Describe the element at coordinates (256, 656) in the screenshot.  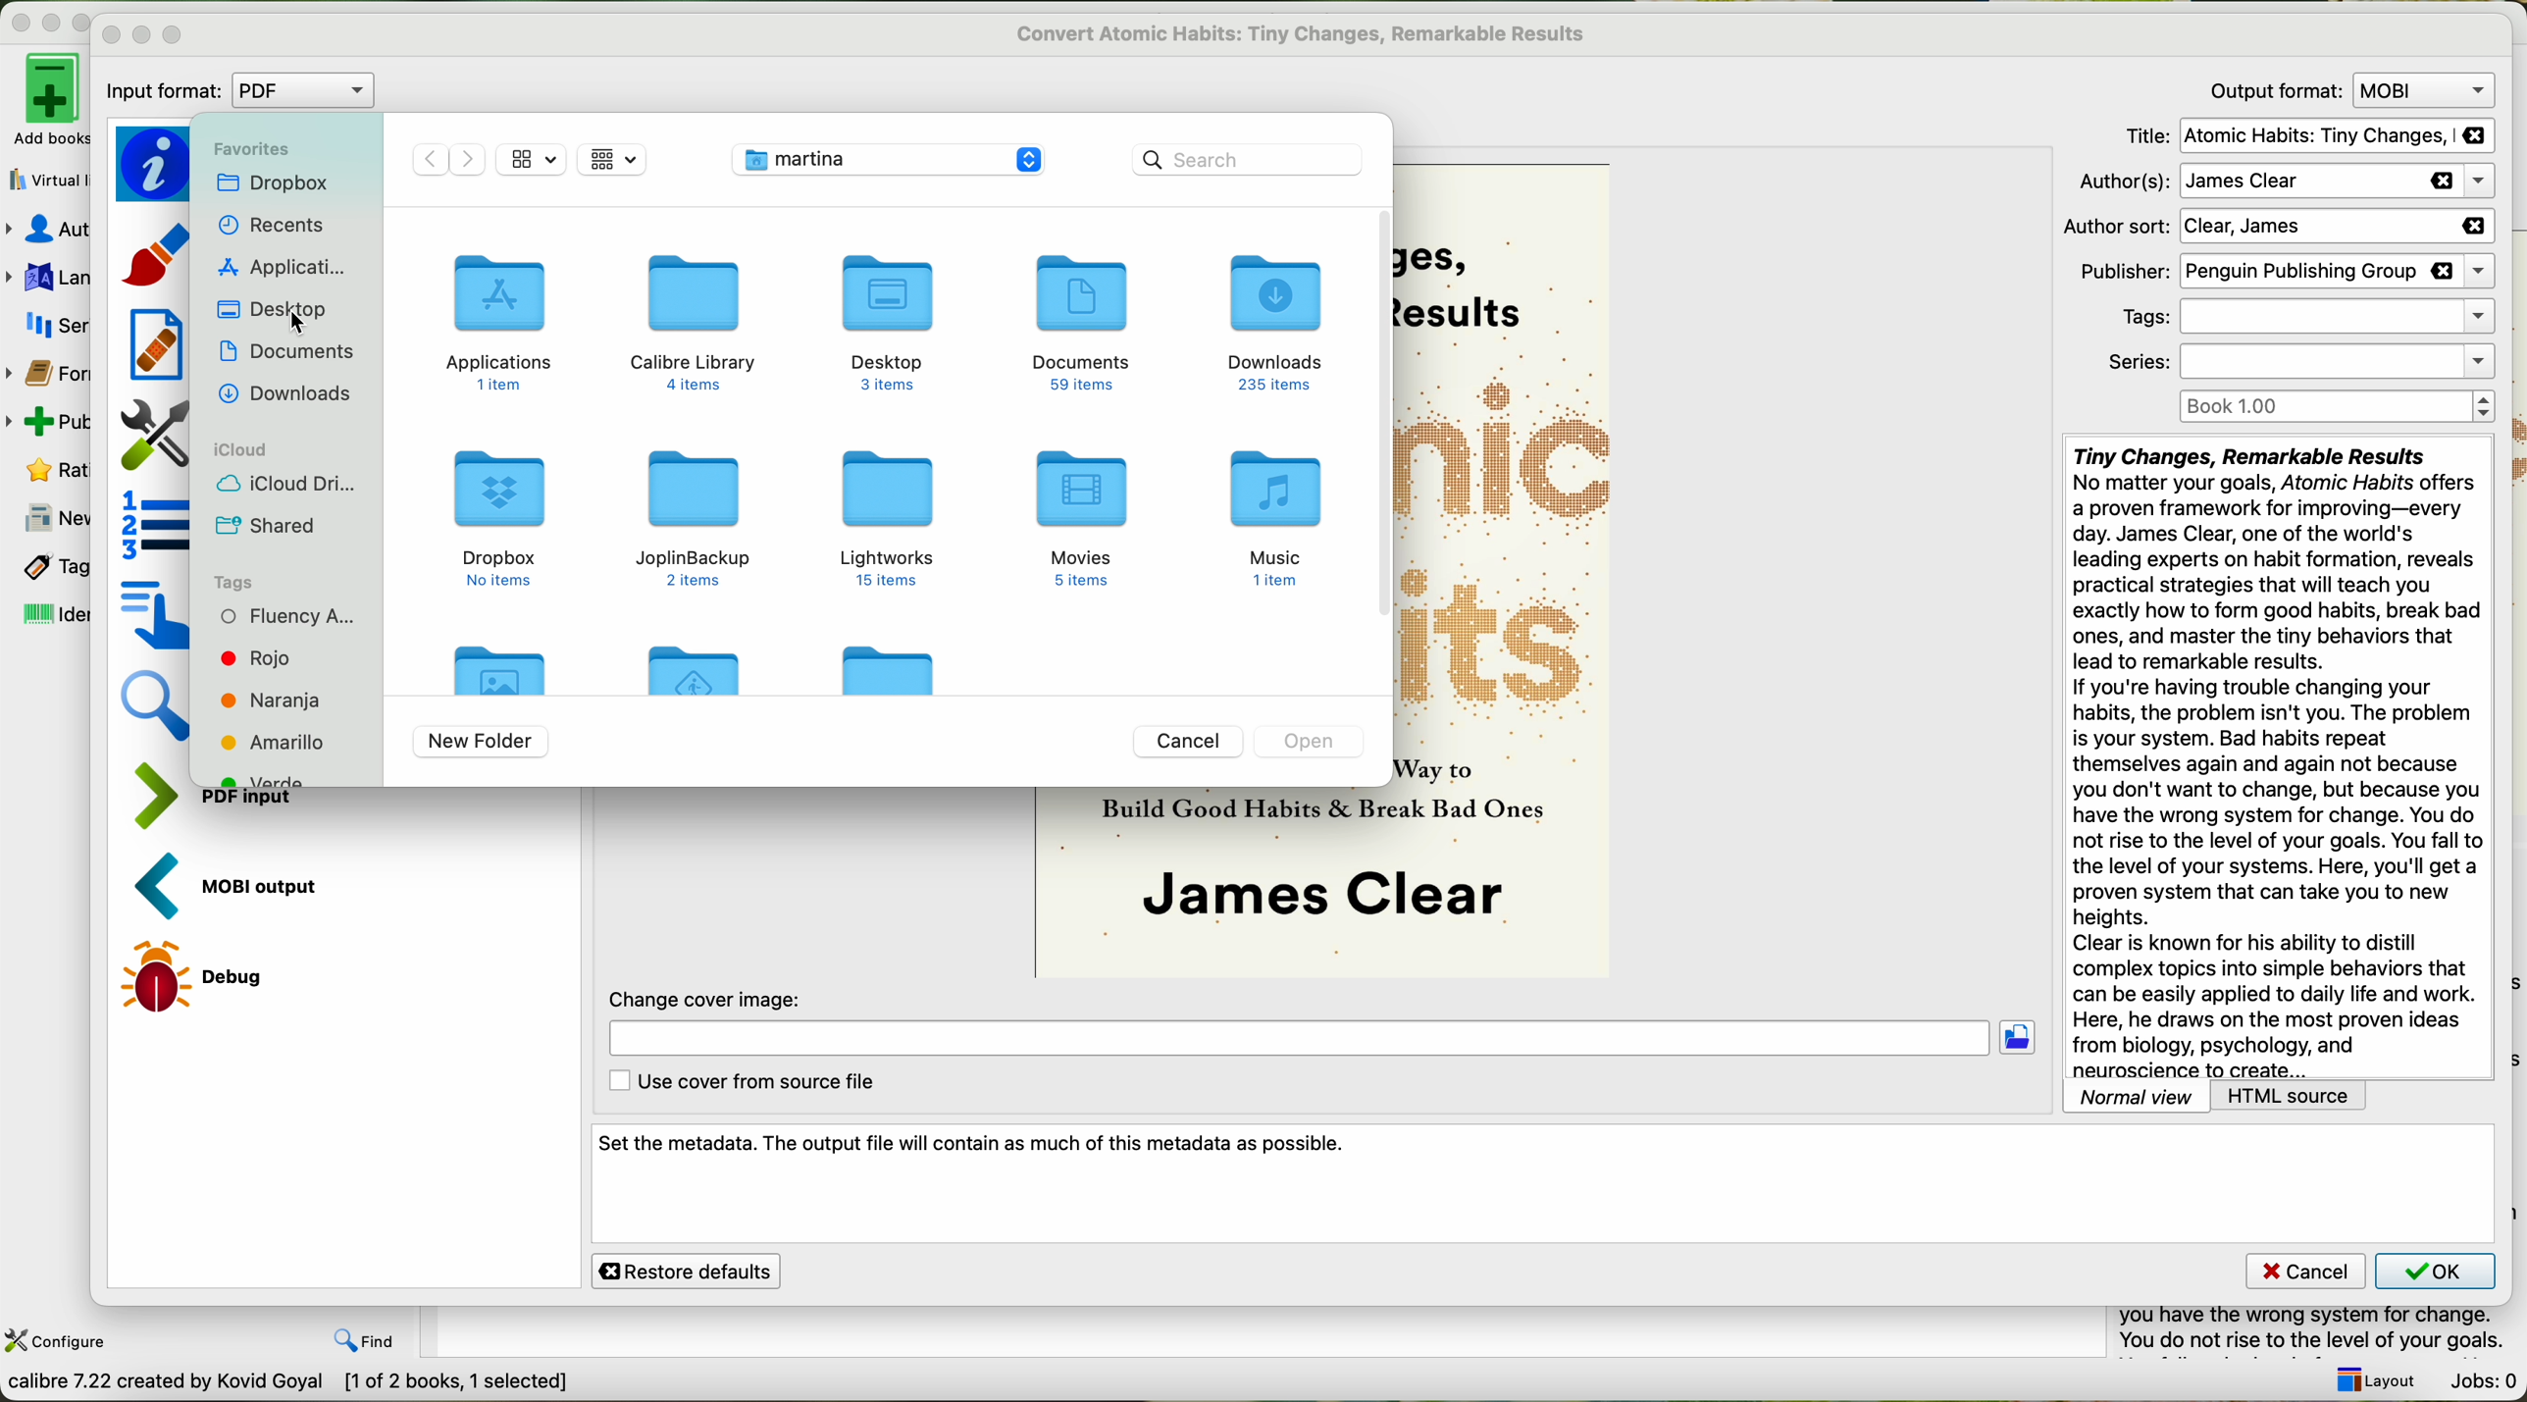
I see `red tag` at that location.